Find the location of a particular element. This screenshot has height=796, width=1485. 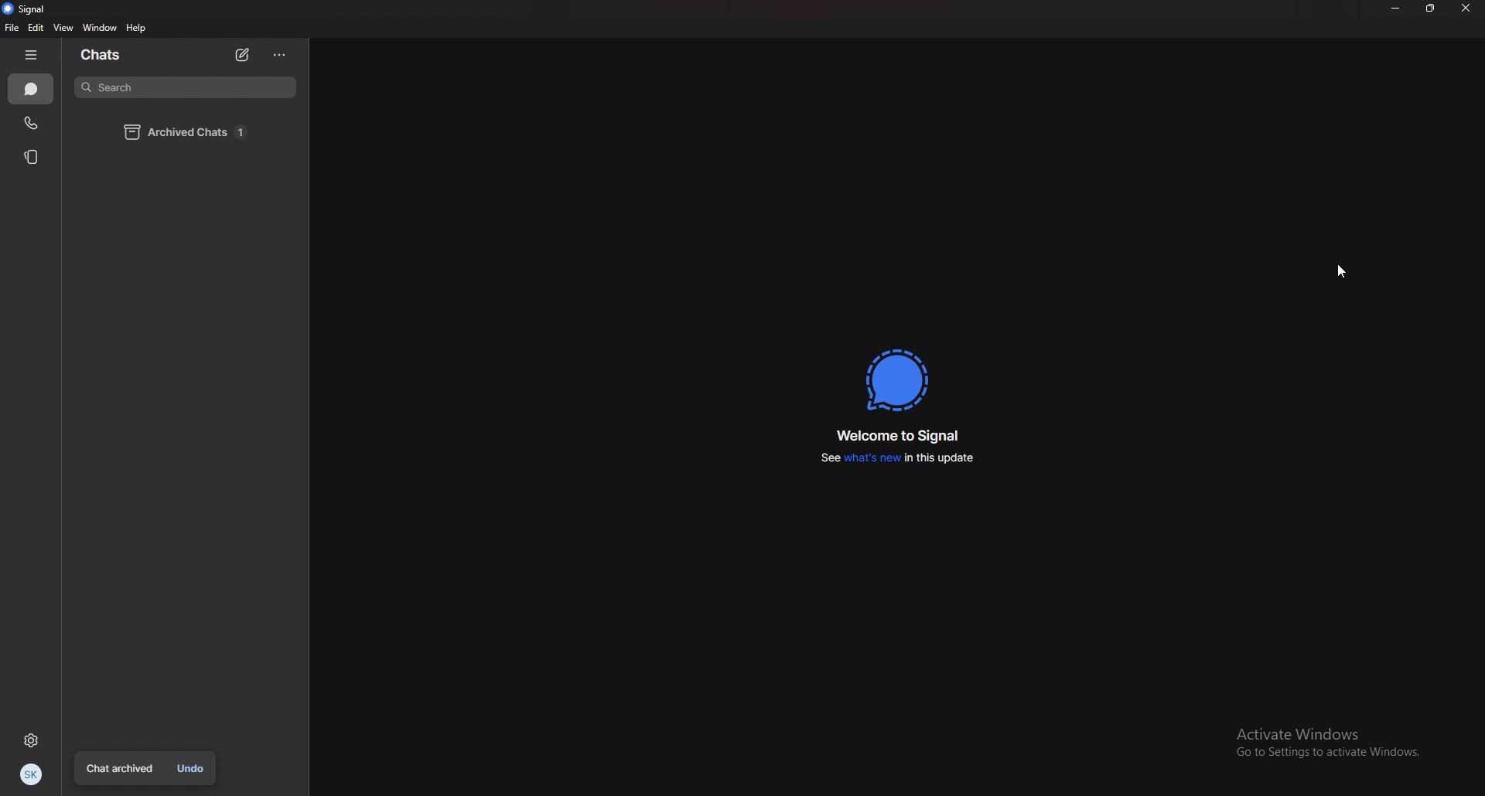

Window is located at coordinates (99, 28).